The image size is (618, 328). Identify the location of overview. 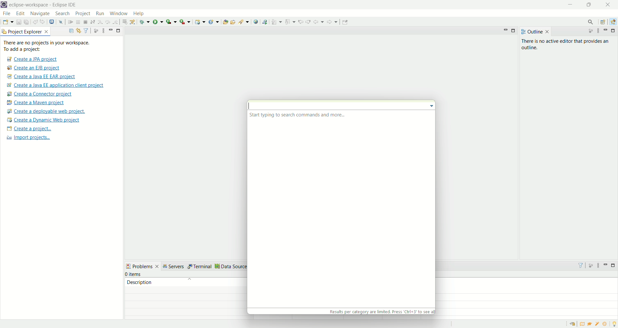
(582, 324).